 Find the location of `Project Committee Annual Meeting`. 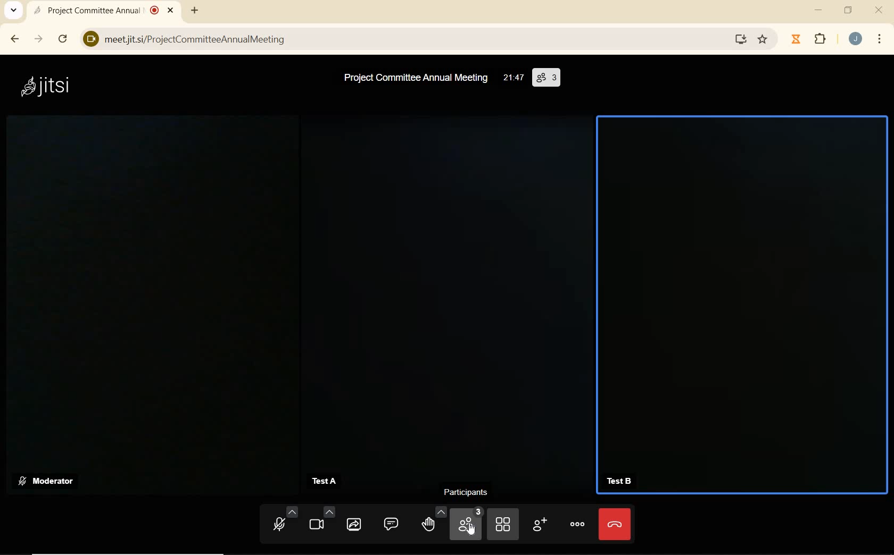

Project Committee Annual Meeting is located at coordinates (414, 79).